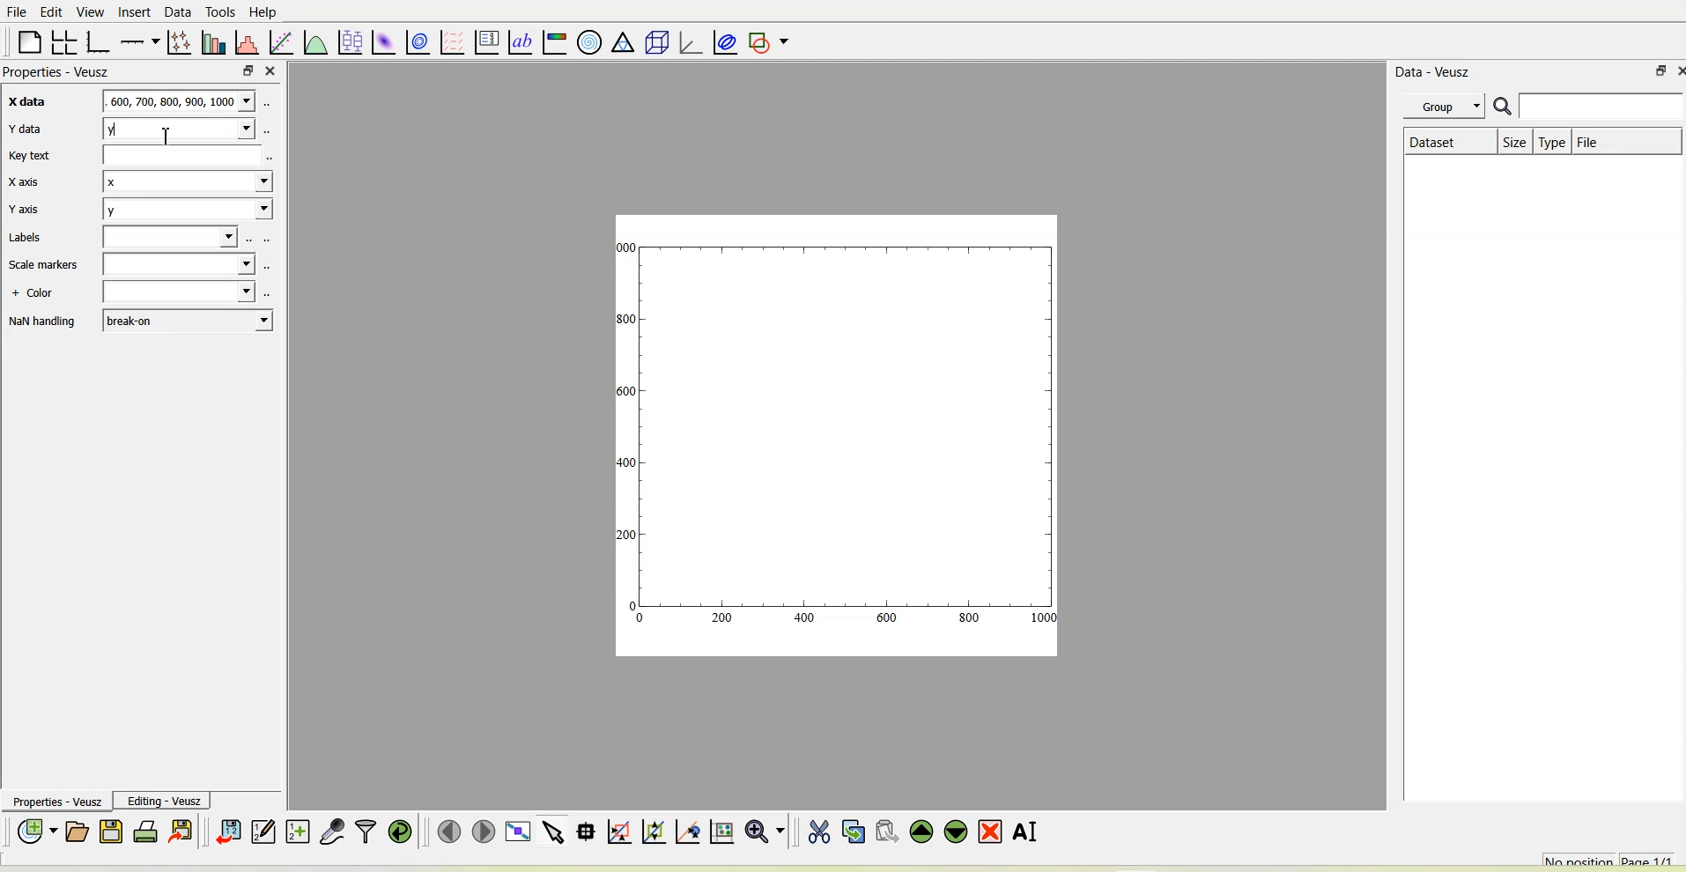 The height and width of the screenshot is (872, 1686). I want to click on select using dataset browser, so click(251, 239).